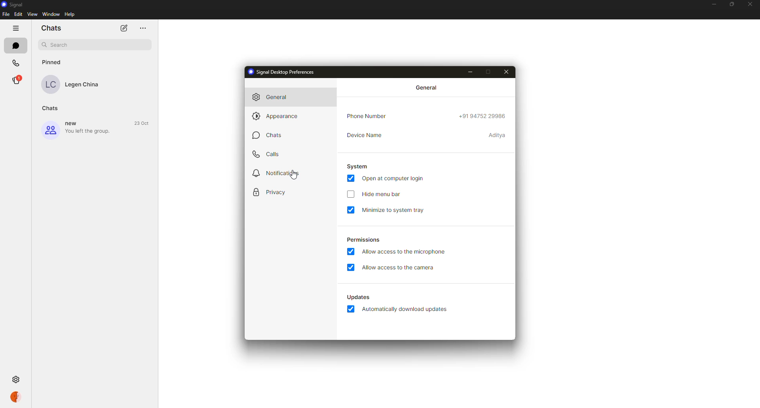 This screenshot has height=408, width=760. Describe the element at coordinates (96, 45) in the screenshot. I see `search` at that location.